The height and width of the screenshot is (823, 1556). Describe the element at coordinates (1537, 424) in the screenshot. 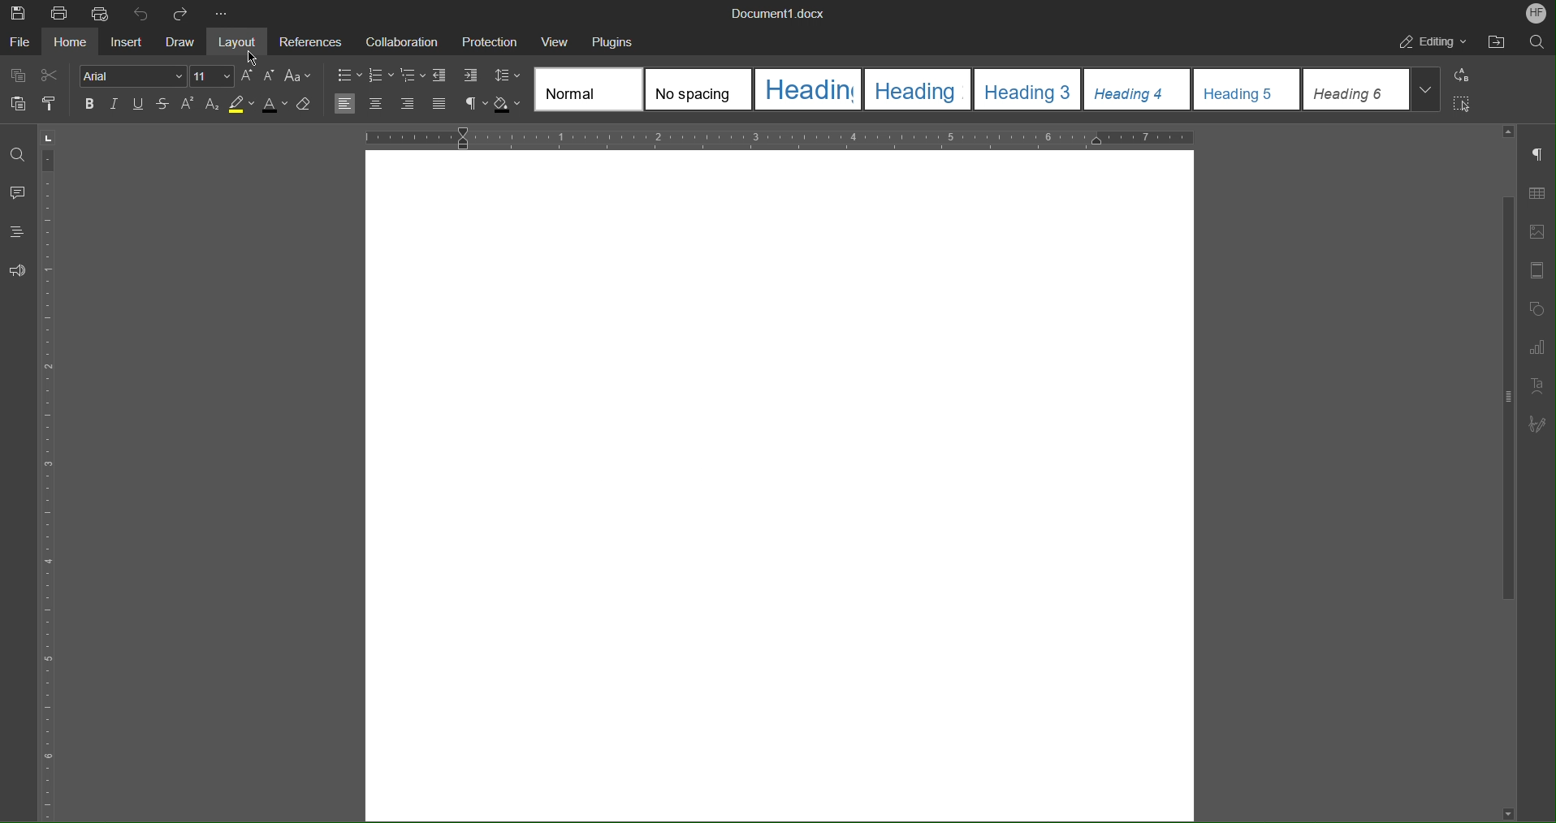

I see `Signature` at that location.